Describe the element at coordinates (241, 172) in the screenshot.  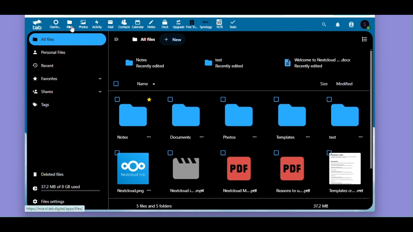
I see `nextcloud.pdf` at that location.